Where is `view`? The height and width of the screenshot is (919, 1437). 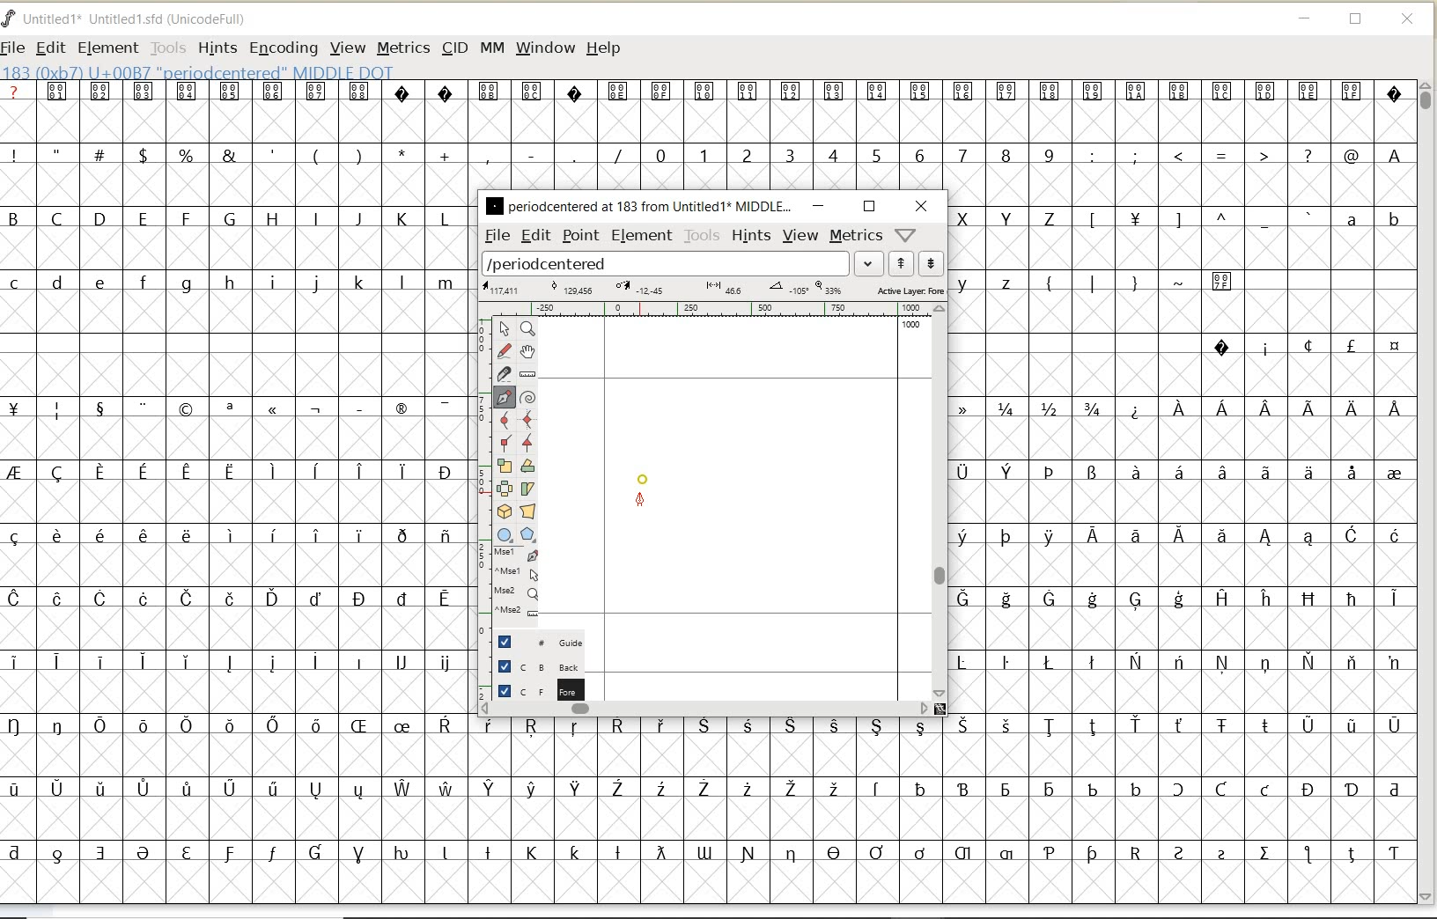
view is located at coordinates (801, 235).